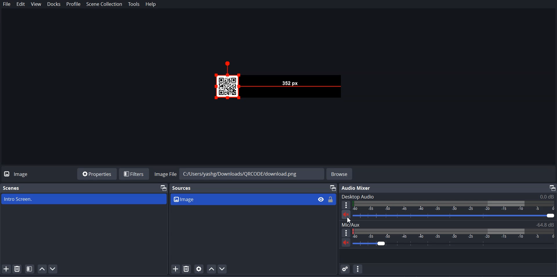 This screenshot has height=277, width=557. I want to click on View, so click(36, 4).